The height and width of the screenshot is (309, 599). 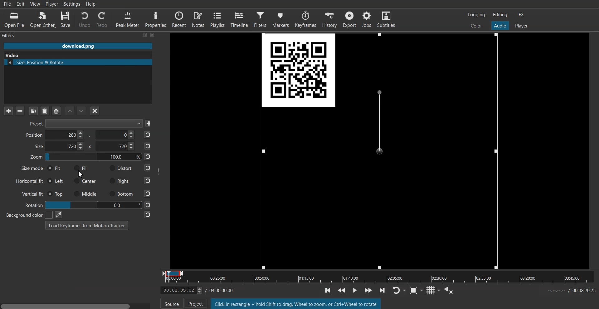 What do you see at coordinates (500, 26) in the screenshot?
I see `Switch to the Audio layout` at bounding box center [500, 26].